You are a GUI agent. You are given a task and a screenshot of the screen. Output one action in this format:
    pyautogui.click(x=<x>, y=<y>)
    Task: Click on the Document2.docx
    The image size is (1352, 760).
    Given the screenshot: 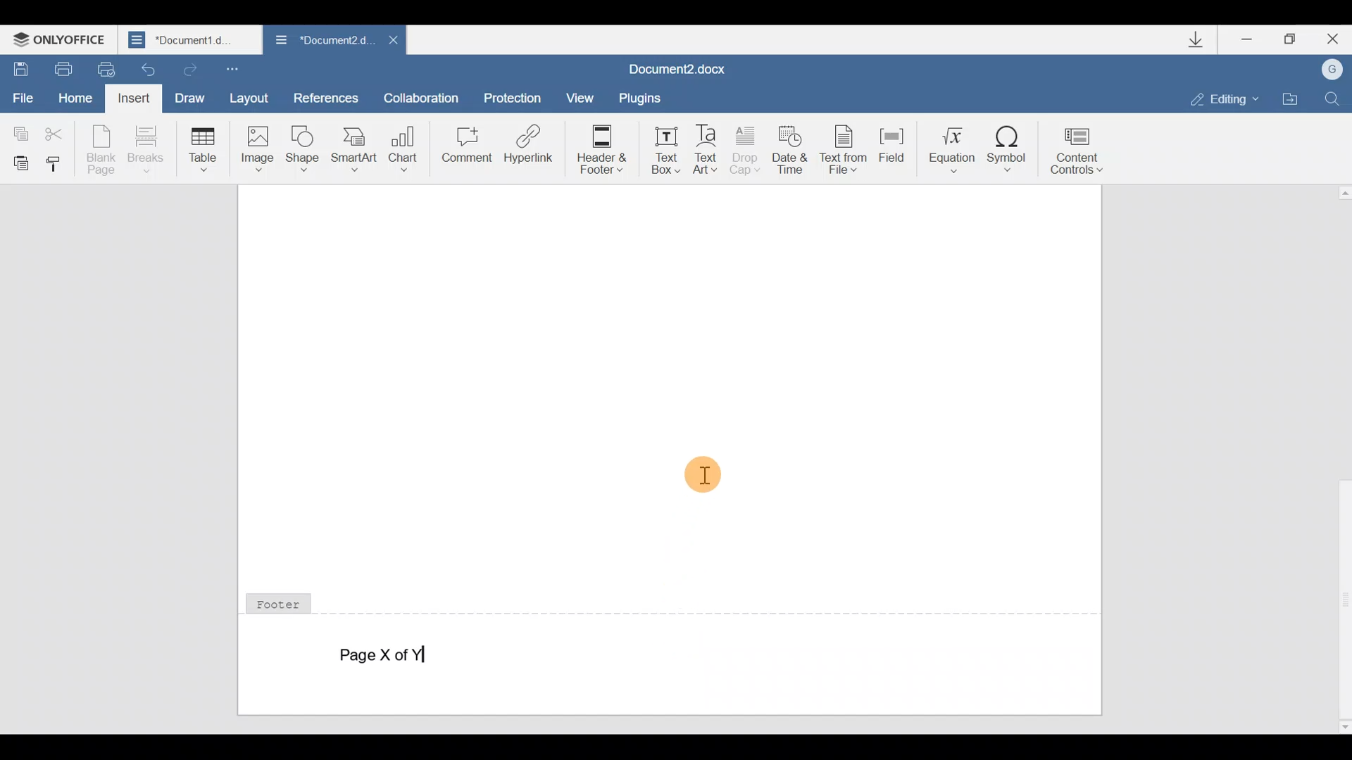 What is the action you would take?
    pyautogui.click(x=689, y=65)
    